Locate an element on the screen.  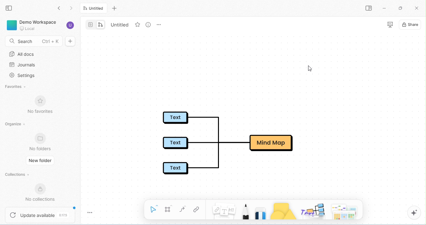
select is located at coordinates (153, 209).